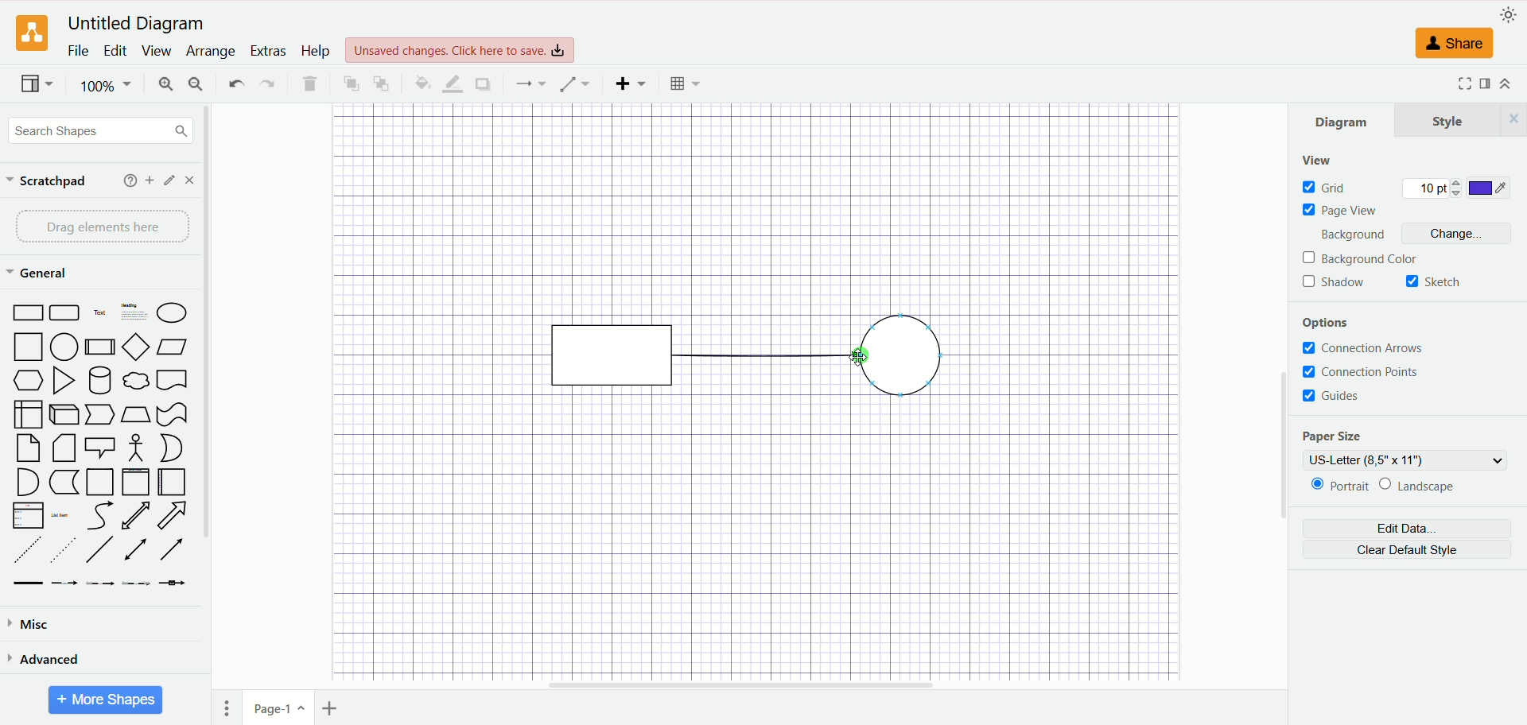  I want to click on rectangle, so click(608, 355).